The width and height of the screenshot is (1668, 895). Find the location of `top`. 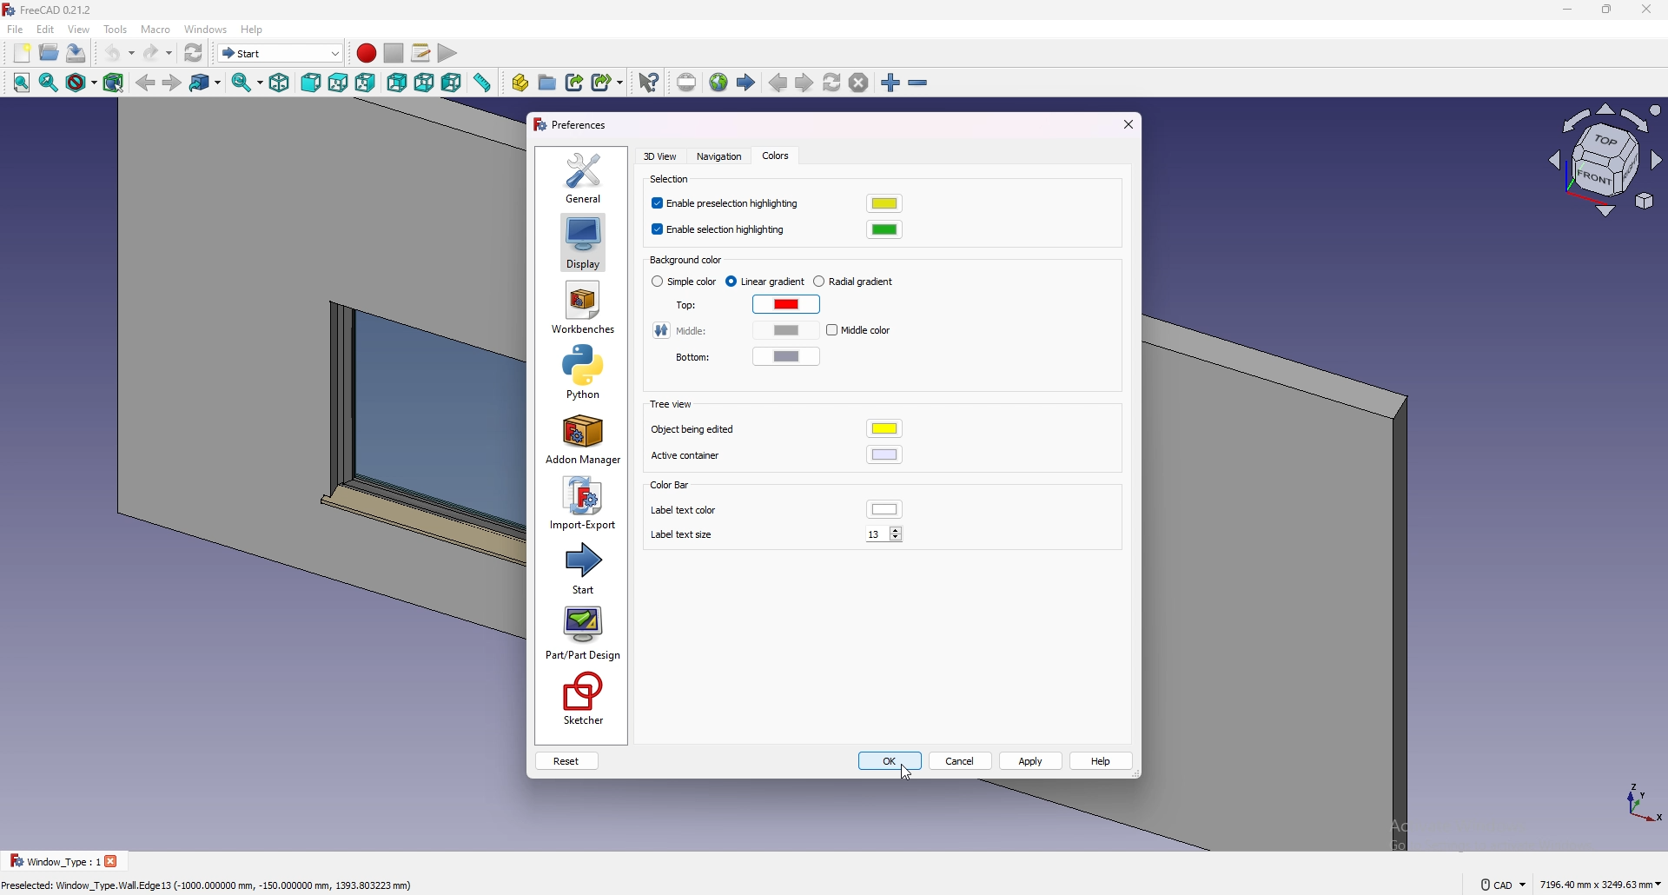

top is located at coordinates (681, 305).